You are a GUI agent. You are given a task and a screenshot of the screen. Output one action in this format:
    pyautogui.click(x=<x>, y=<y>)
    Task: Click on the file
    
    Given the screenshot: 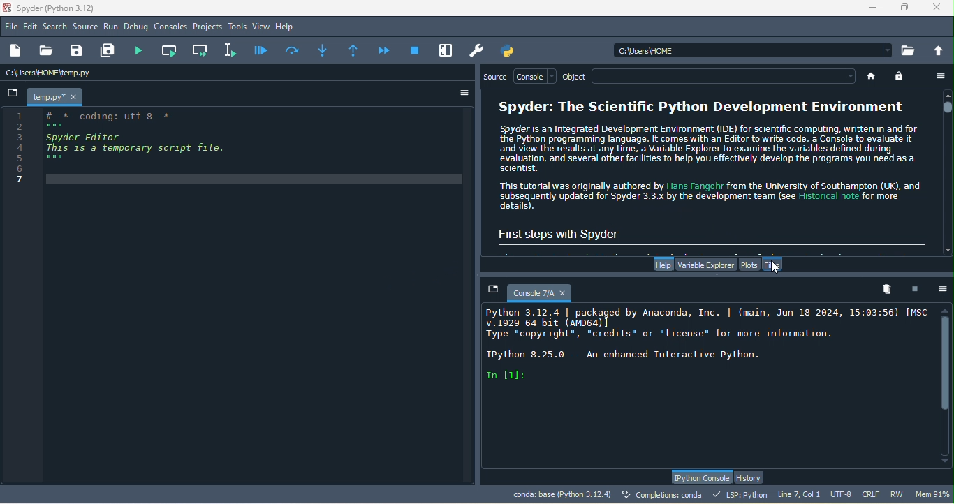 What is the action you would take?
    pyautogui.click(x=777, y=265)
    